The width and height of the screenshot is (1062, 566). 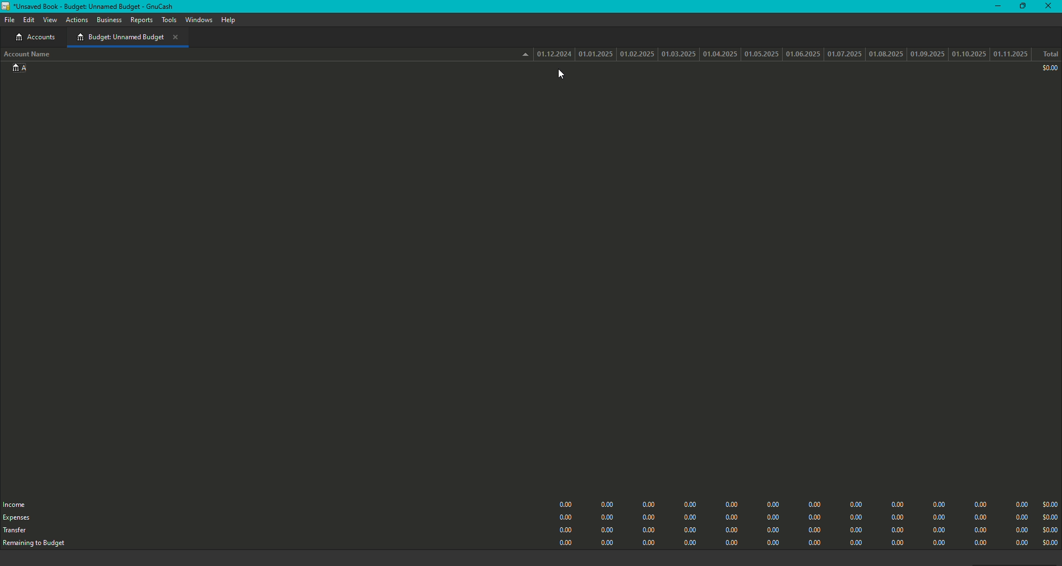 What do you see at coordinates (29, 21) in the screenshot?
I see `Edit` at bounding box center [29, 21].